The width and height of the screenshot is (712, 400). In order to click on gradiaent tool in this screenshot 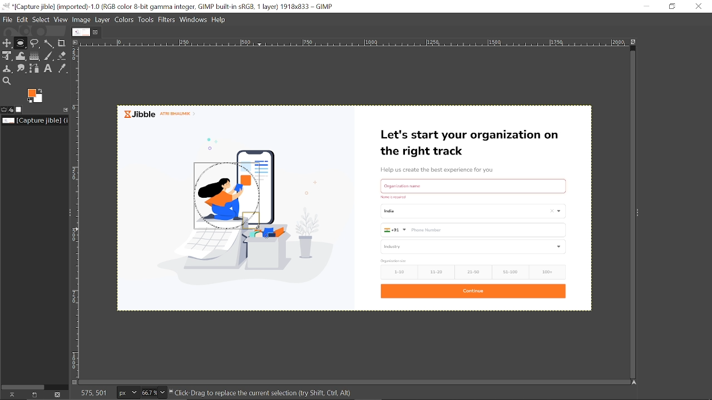, I will do `click(34, 56)`.